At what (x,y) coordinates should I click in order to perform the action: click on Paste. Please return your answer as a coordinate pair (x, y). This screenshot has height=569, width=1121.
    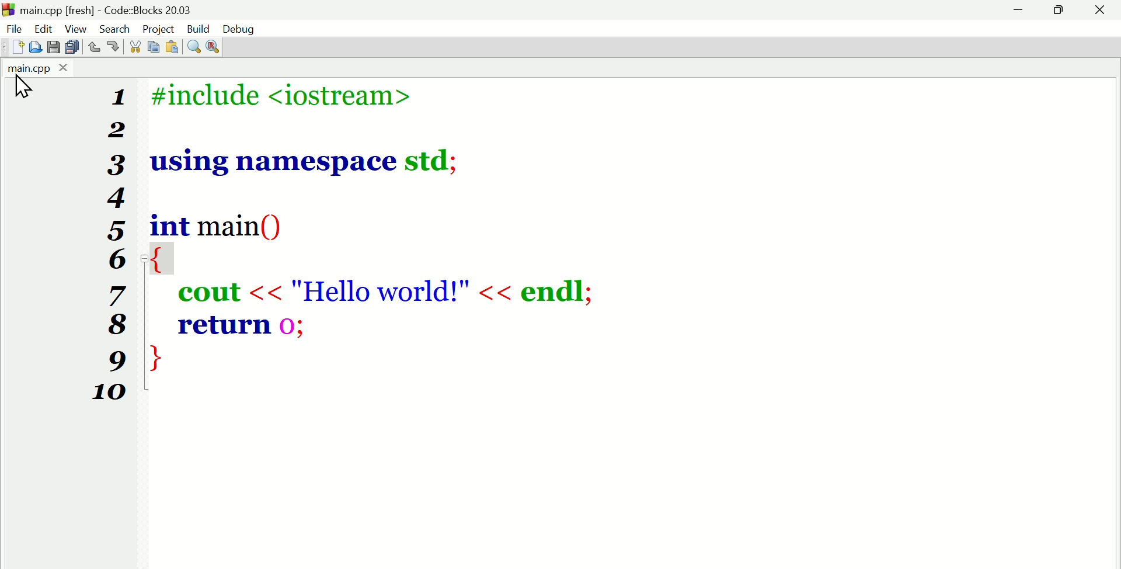
    Looking at the image, I should click on (155, 46).